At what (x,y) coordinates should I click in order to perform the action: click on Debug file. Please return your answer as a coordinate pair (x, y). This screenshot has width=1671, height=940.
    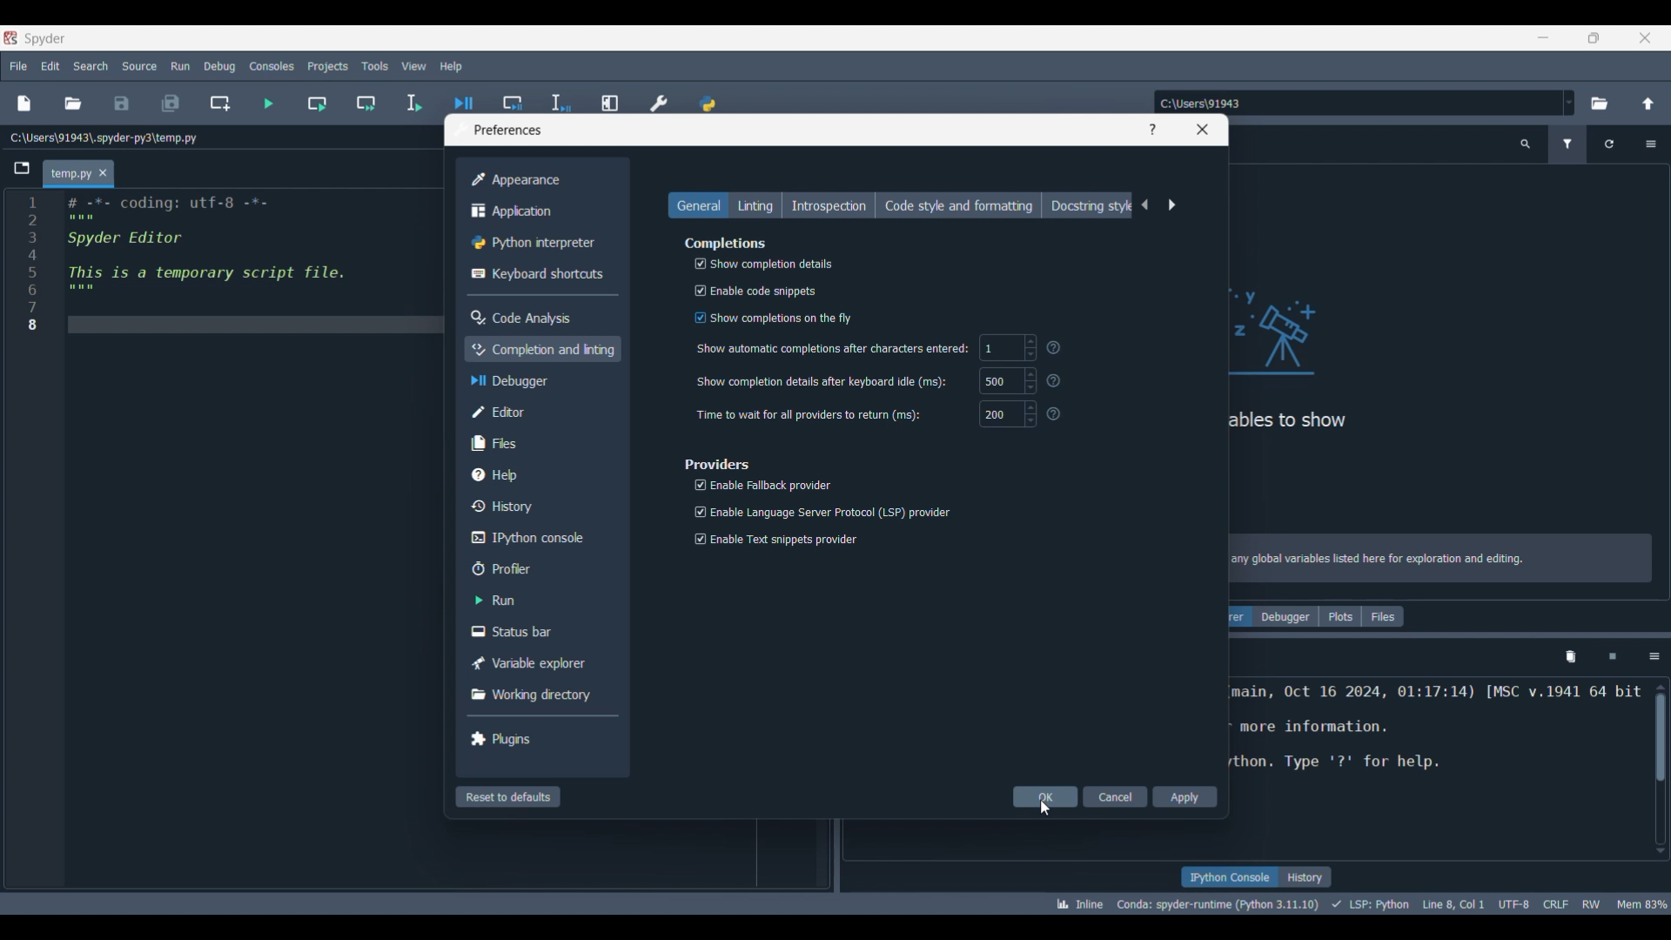
    Looking at the image, I should click on (464, 97).